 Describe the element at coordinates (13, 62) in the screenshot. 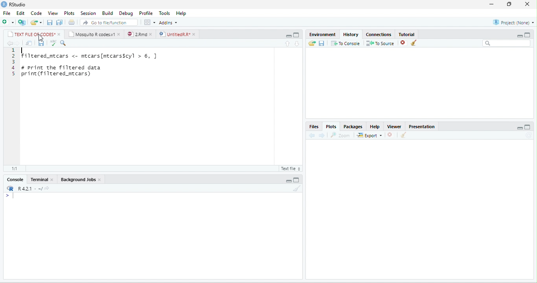

I see `line numbering` at that location.